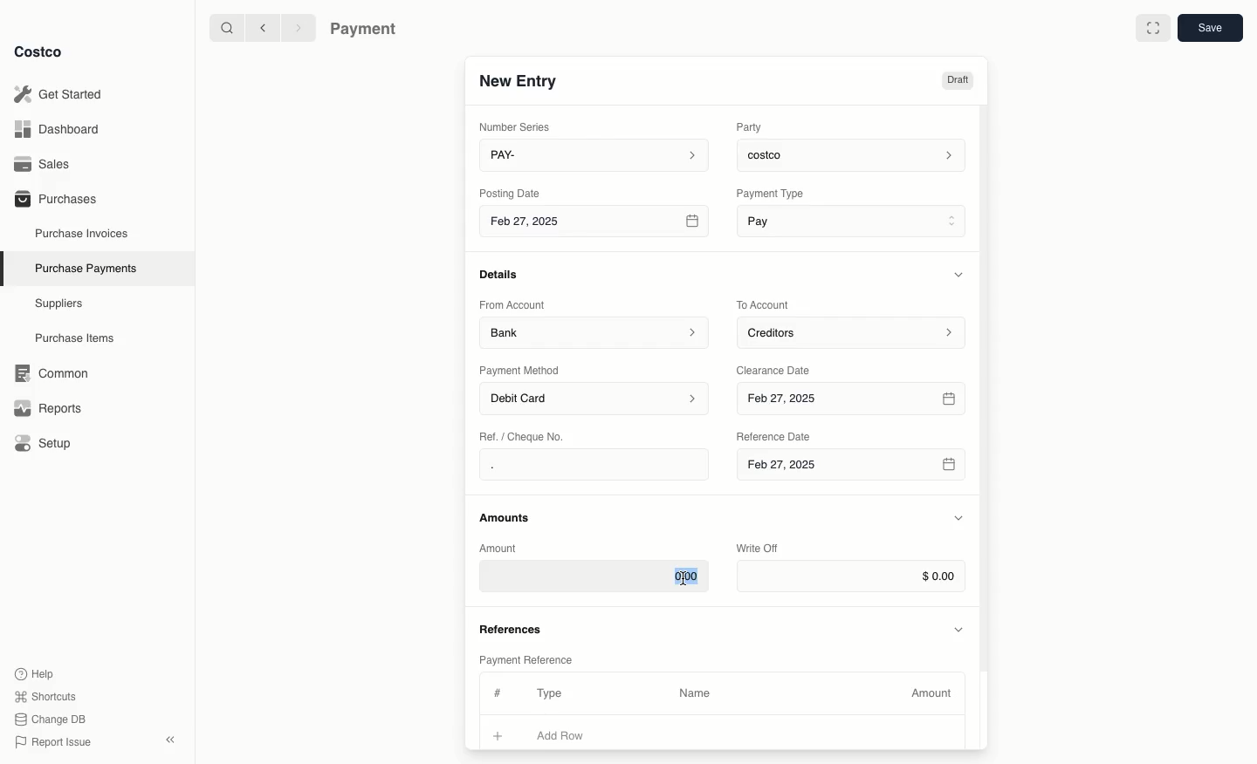  I want to click on Number Series, so click(519, 126).